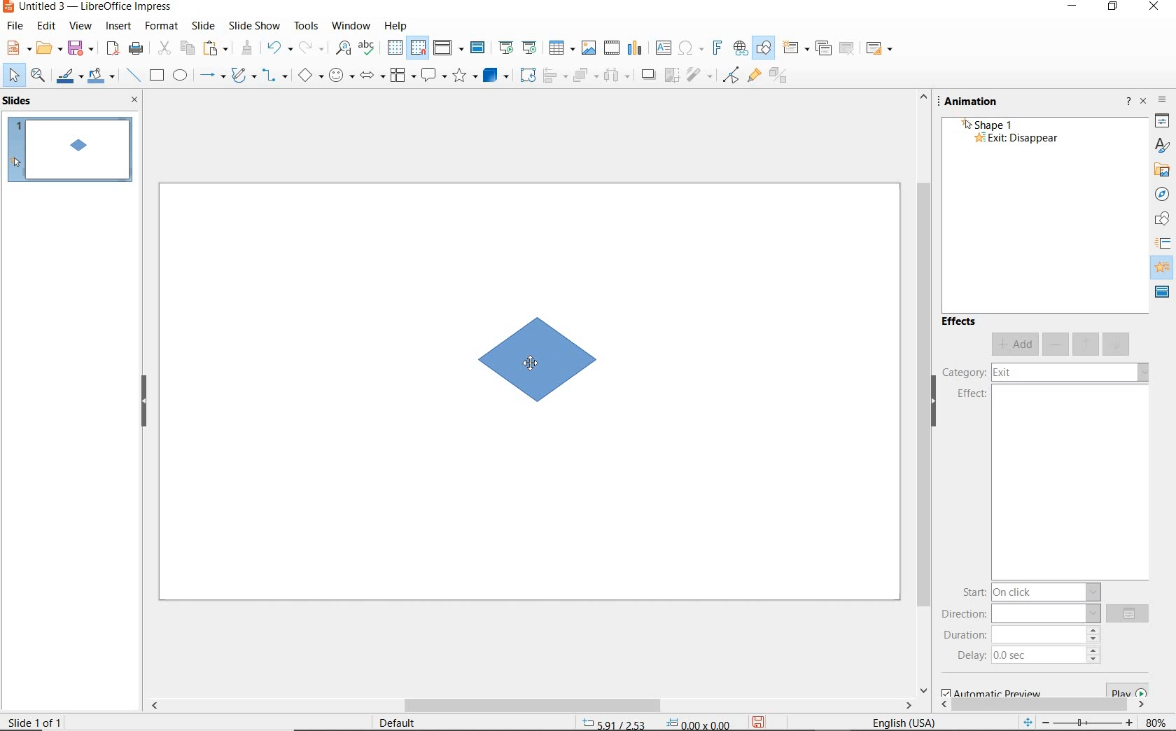 This screenshot has height=731, width=1176. What do you see at coordinates (370, 48) in the screenshot?
I see `spelling` at bounding box center [370, 48].